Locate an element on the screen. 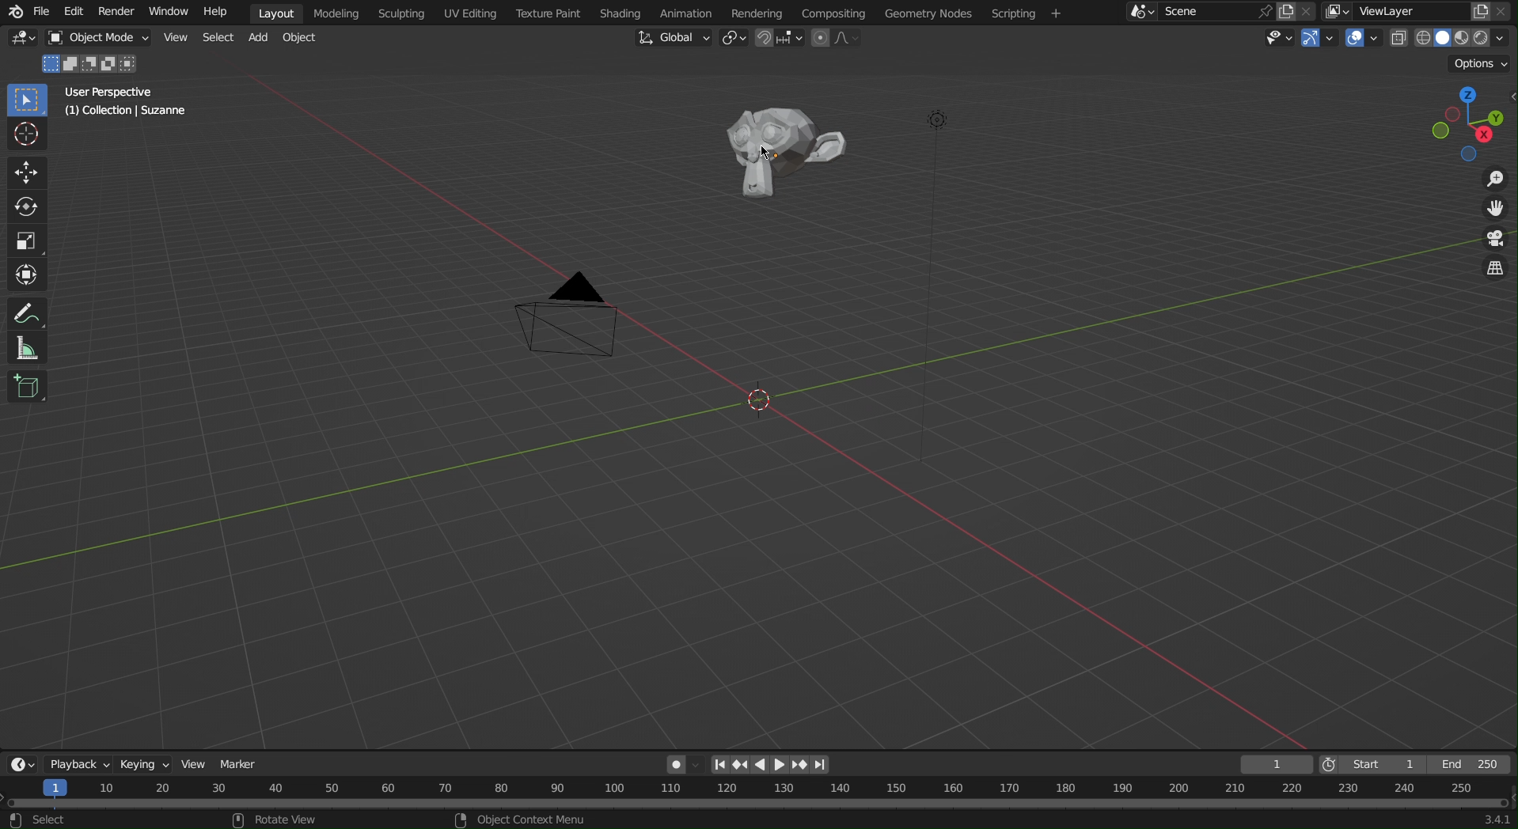  Viewport is located at coordinates (1471, 123).